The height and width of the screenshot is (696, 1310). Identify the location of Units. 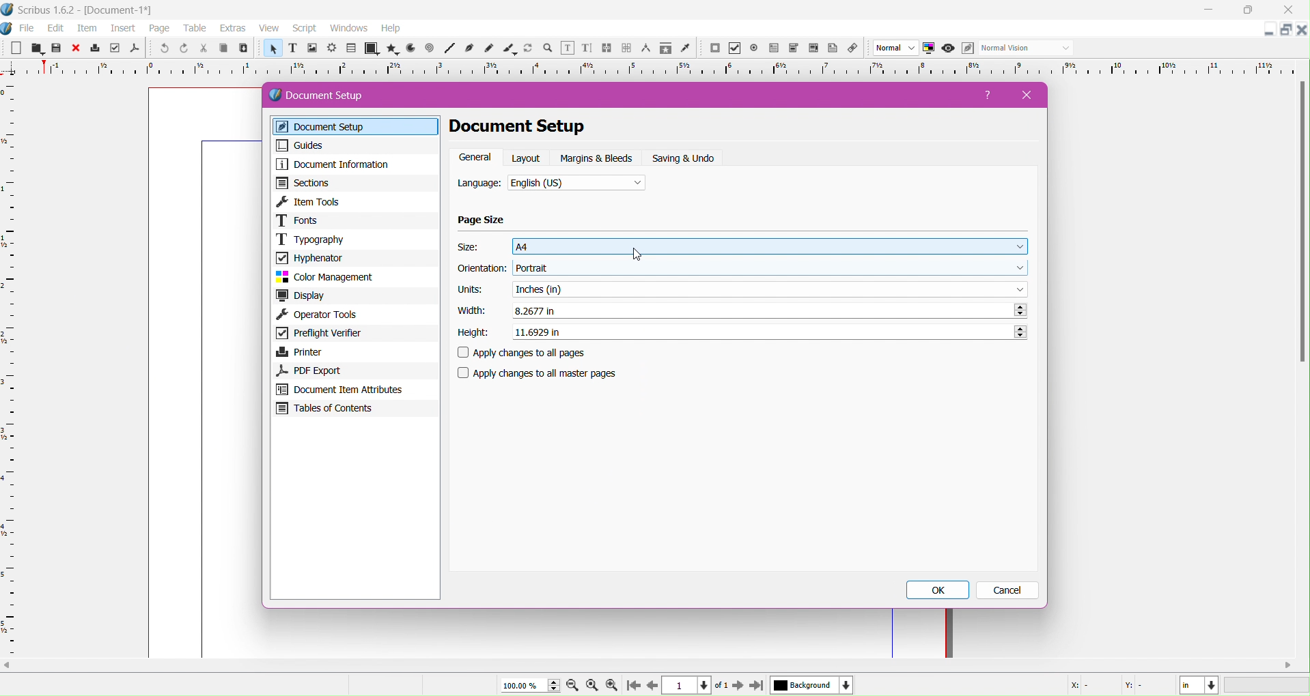
(471, 290).